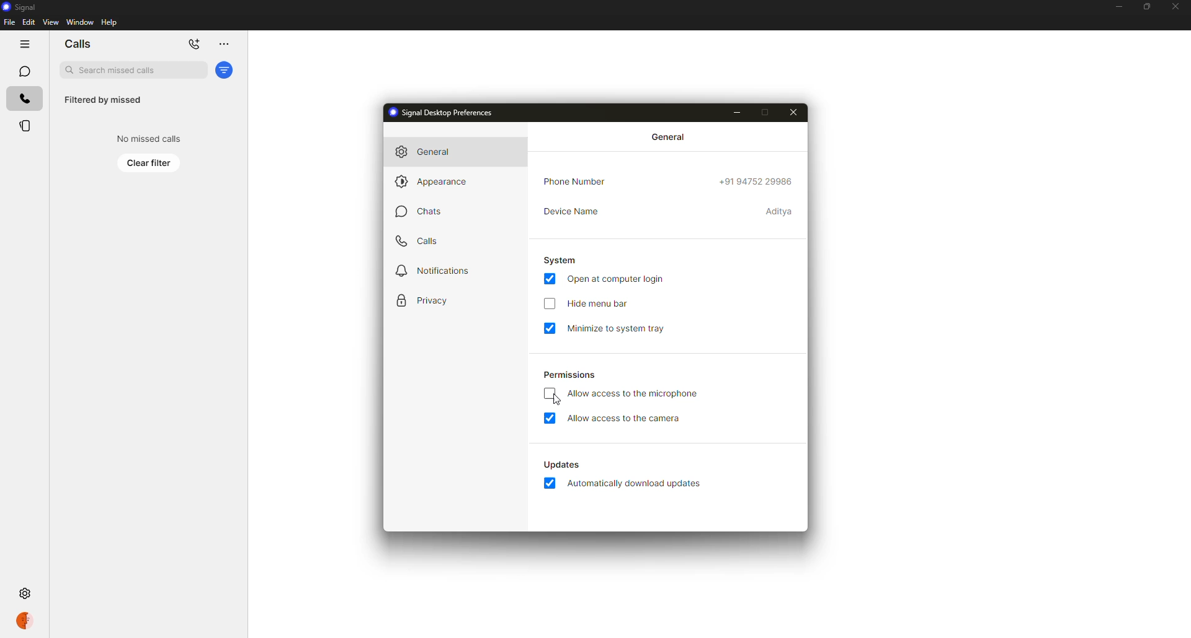 This screenshot has height=638, width=1191. Describe the element at coordinates (50, 22) in the screenshot. I see `view` at that location.